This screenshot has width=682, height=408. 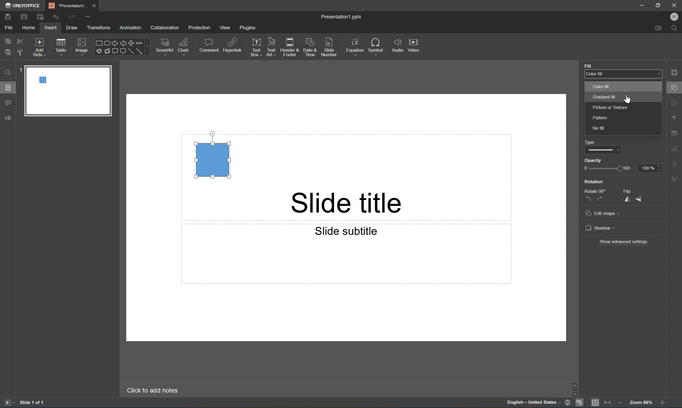 I want to click on Paste, so click(x=8, y=53).